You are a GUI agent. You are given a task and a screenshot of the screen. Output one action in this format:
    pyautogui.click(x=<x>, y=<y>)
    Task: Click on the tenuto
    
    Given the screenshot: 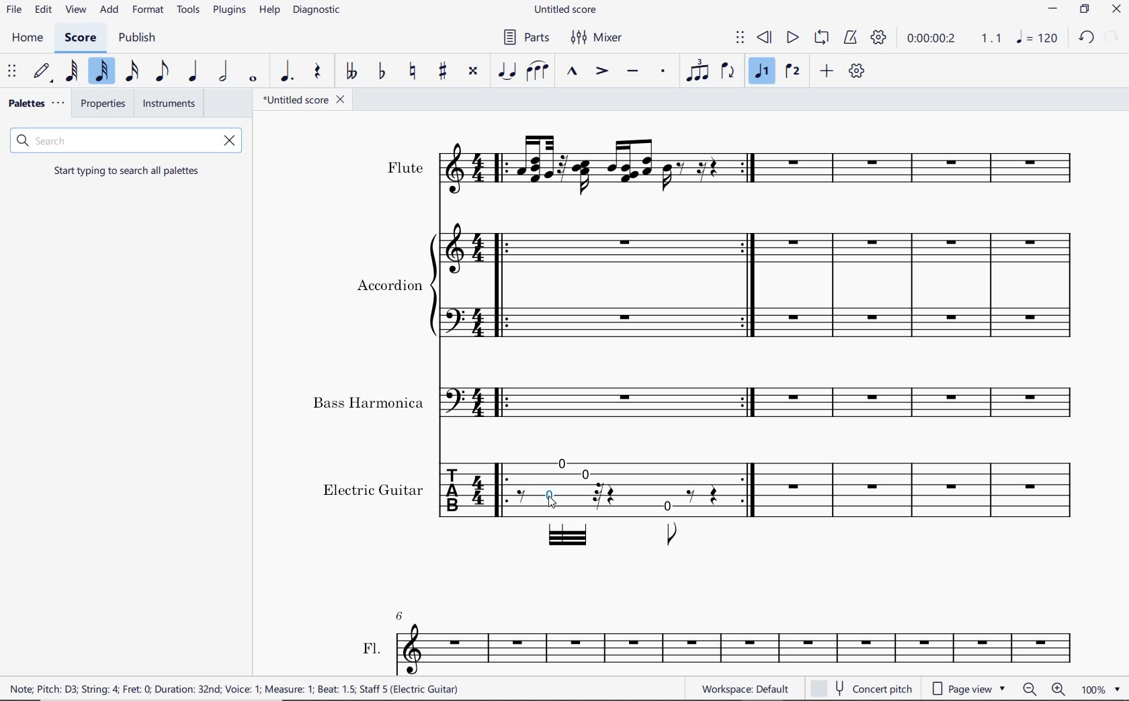 What is the action you would take?
    pyautogui.click(x=634, y=72)
    